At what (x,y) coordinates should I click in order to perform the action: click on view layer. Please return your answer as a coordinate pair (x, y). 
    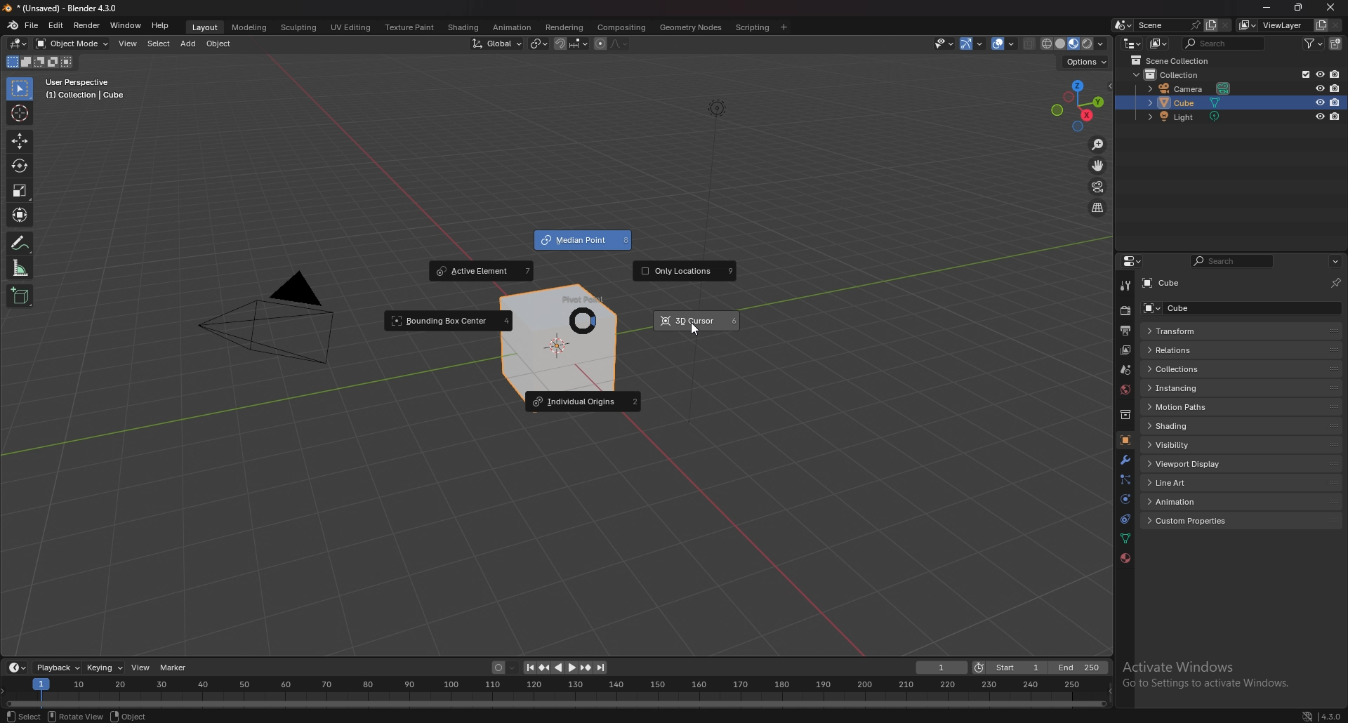
    Looking at the image, I should click on (1125, 350).